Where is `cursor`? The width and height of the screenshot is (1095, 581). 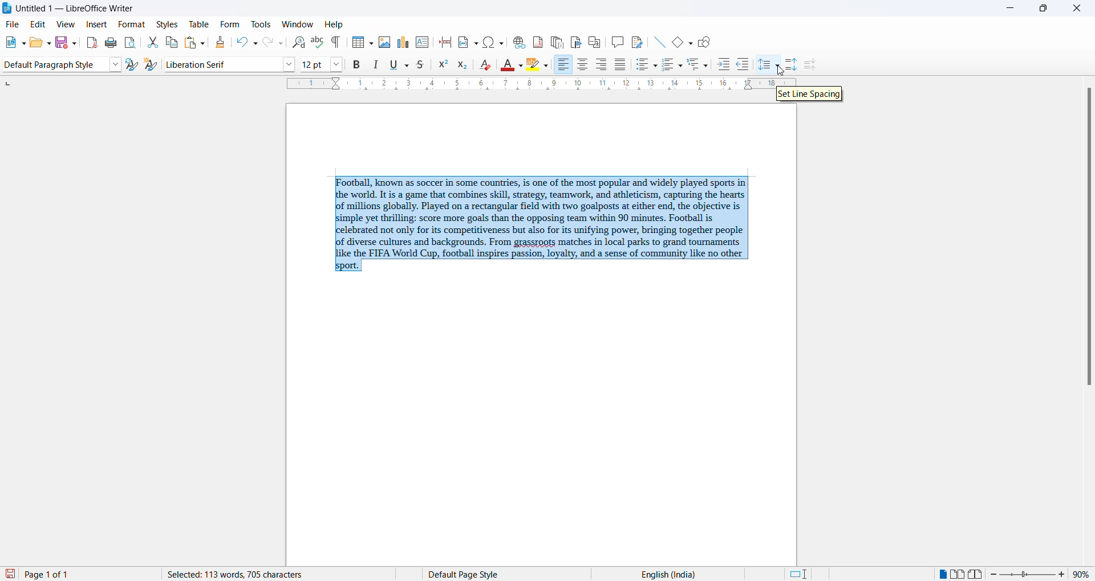
cursor is located at coordinates (782, 71).